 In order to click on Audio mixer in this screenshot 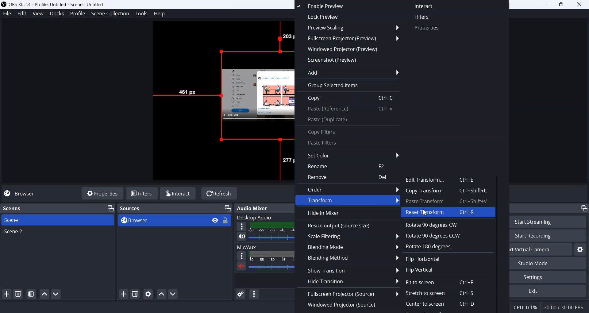, I will do `click(268, 207)`.